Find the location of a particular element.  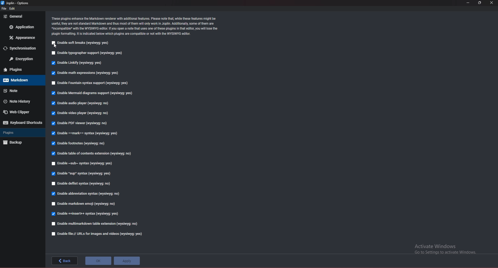

enable mark syntax is located at coordinates (87, 133).